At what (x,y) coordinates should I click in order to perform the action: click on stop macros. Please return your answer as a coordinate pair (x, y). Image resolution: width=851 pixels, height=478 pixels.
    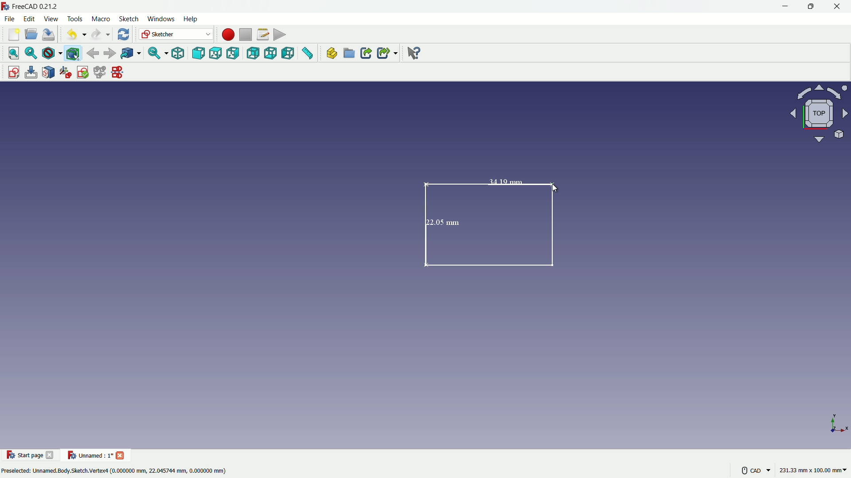
    Looking at the image, I should click on (244, 35).